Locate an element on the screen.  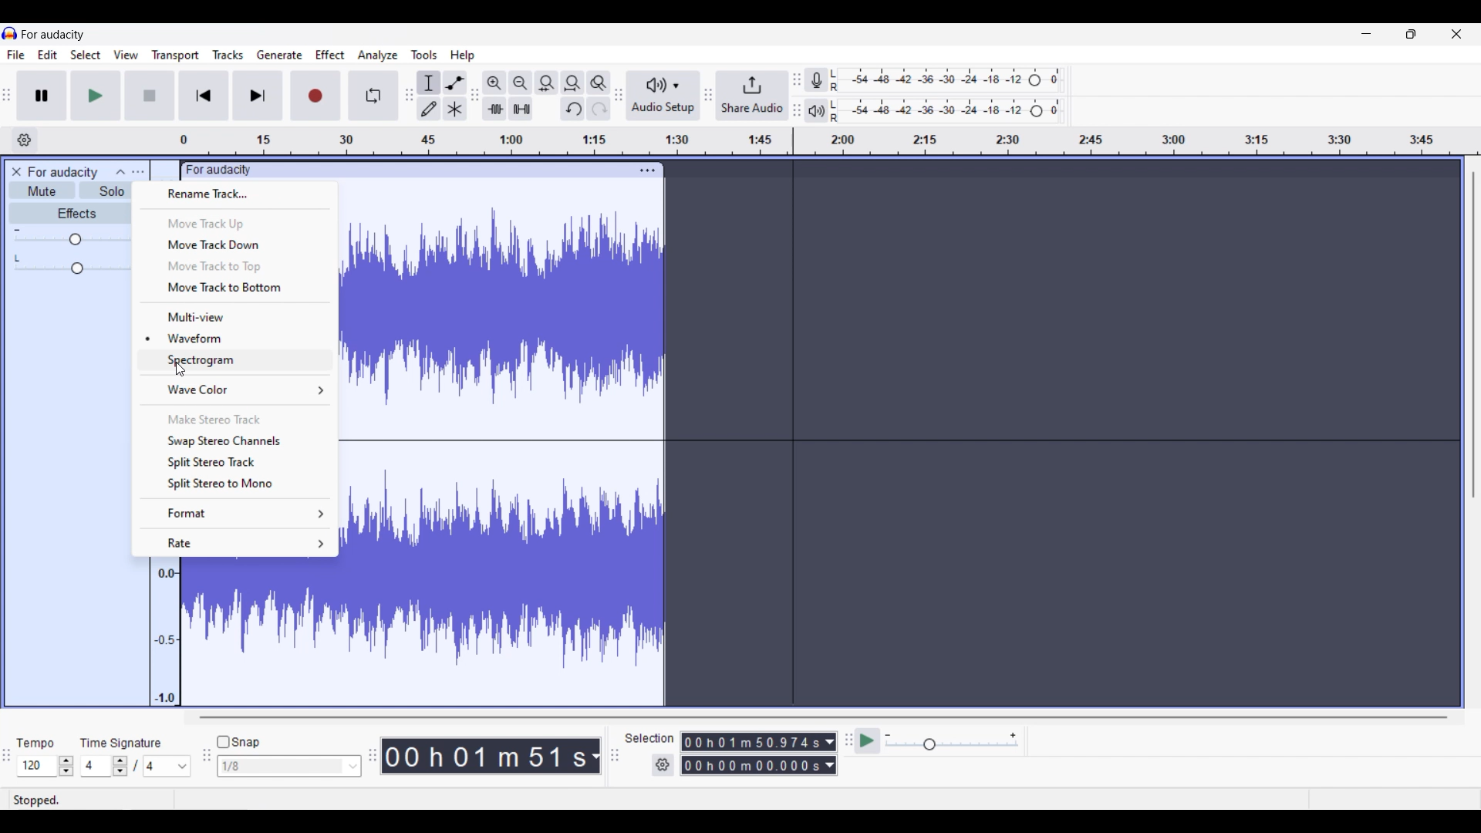
Share audio is located at coordinates (754, 96).